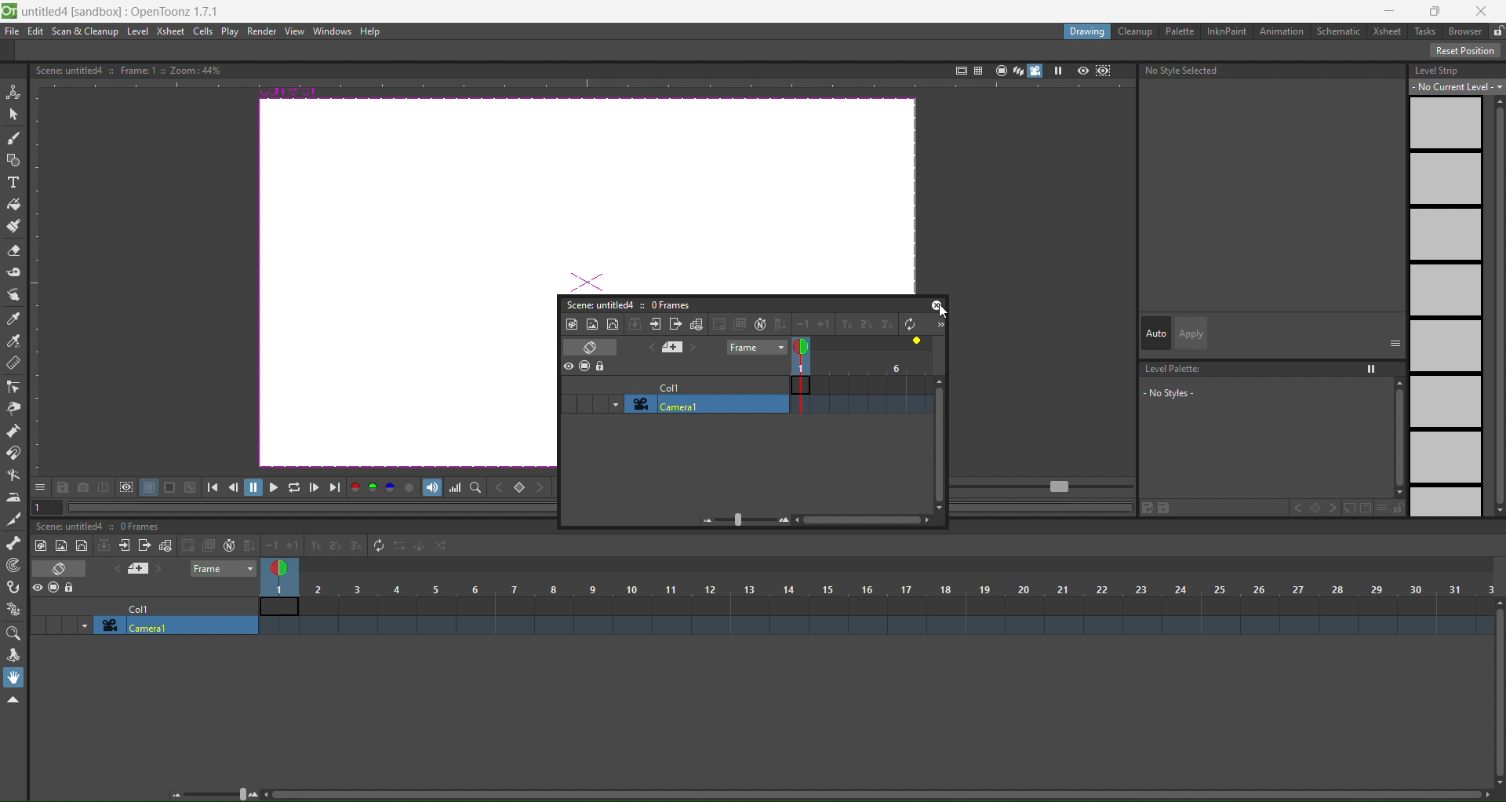 The width and height of the screenshot is (1506, 802). I want to click on frame, so click(755, 348).